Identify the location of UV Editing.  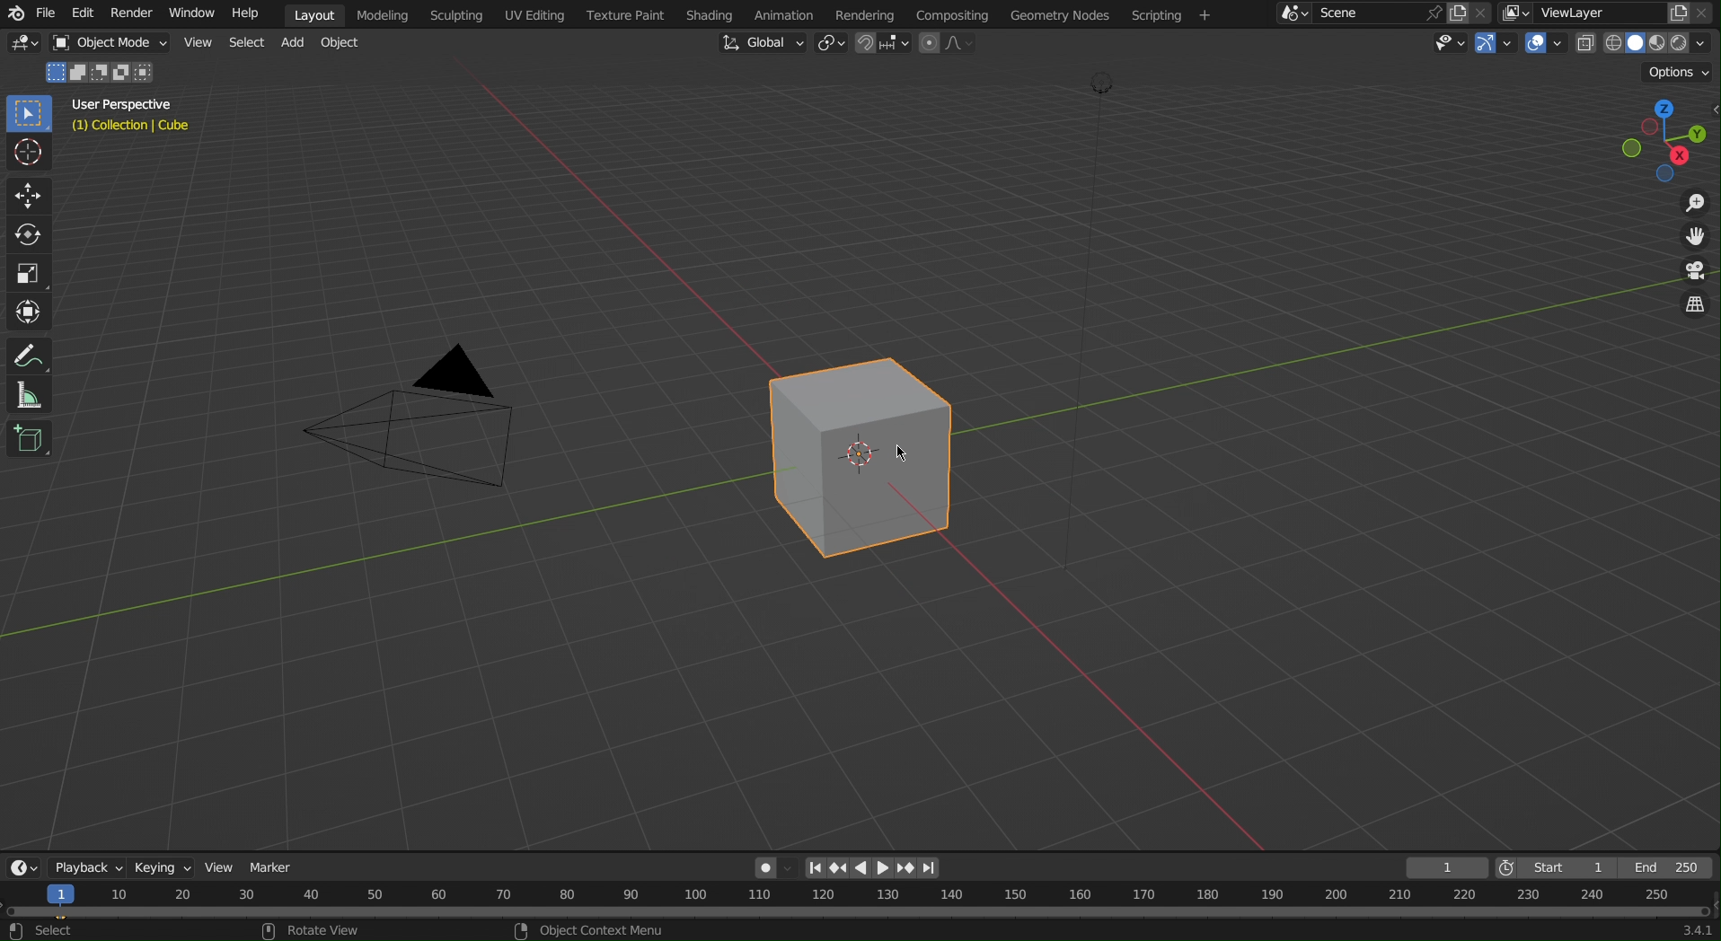
(533, 15).